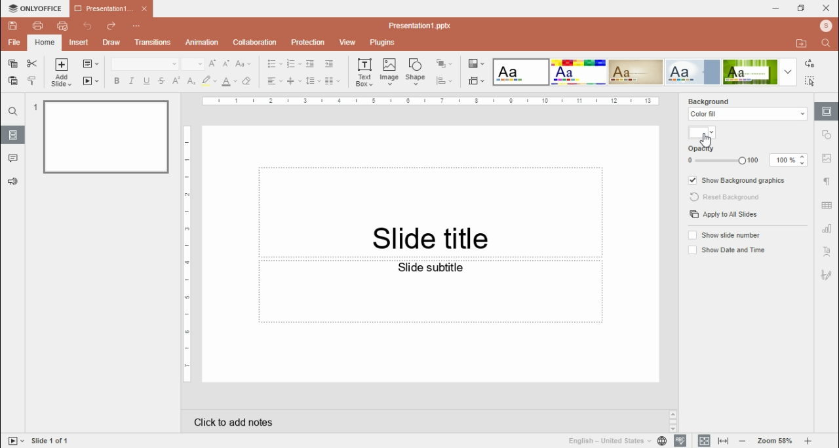 Image resolution: width=839 pixels, height=448 pixels. Describe the element at coordinates (827, 229) in the screenshot. I see `chart settings` at that location.